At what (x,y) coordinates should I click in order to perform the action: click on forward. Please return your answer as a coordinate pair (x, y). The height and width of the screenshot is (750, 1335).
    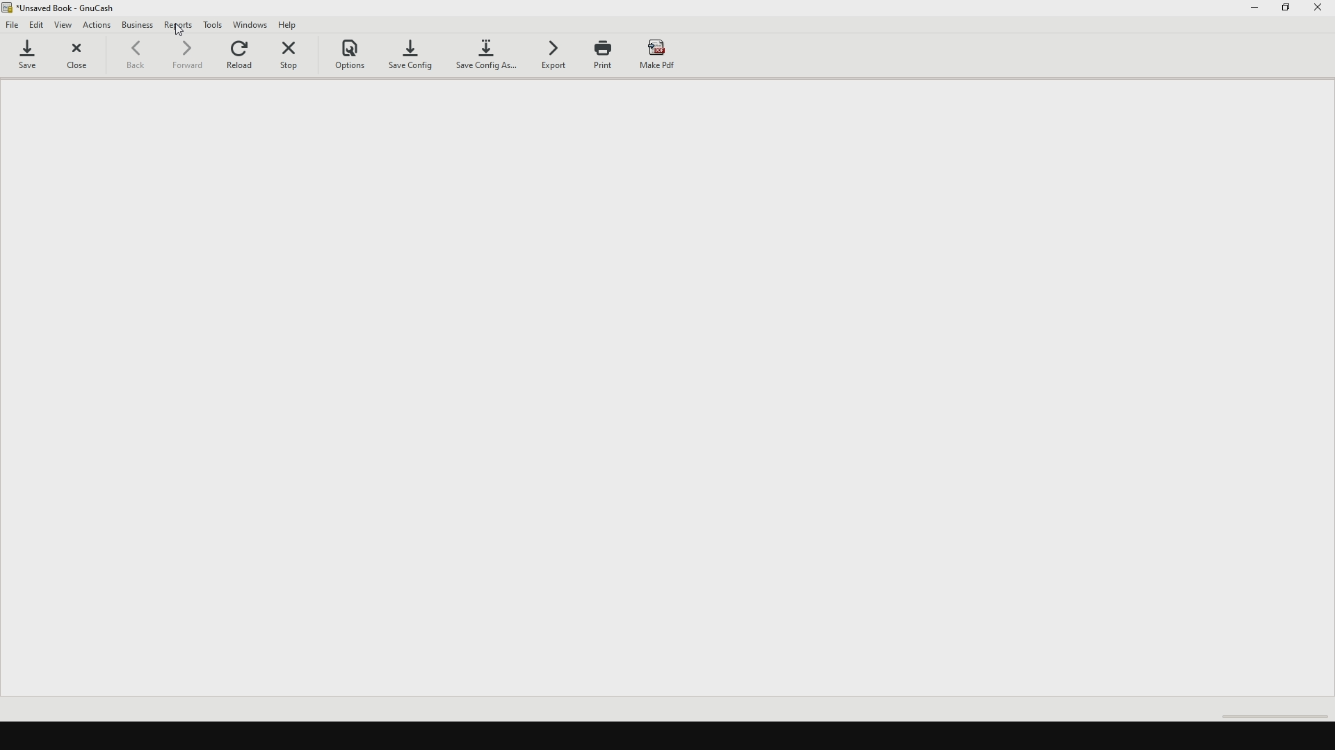
    Looking at the image, I should click on (189, 58).